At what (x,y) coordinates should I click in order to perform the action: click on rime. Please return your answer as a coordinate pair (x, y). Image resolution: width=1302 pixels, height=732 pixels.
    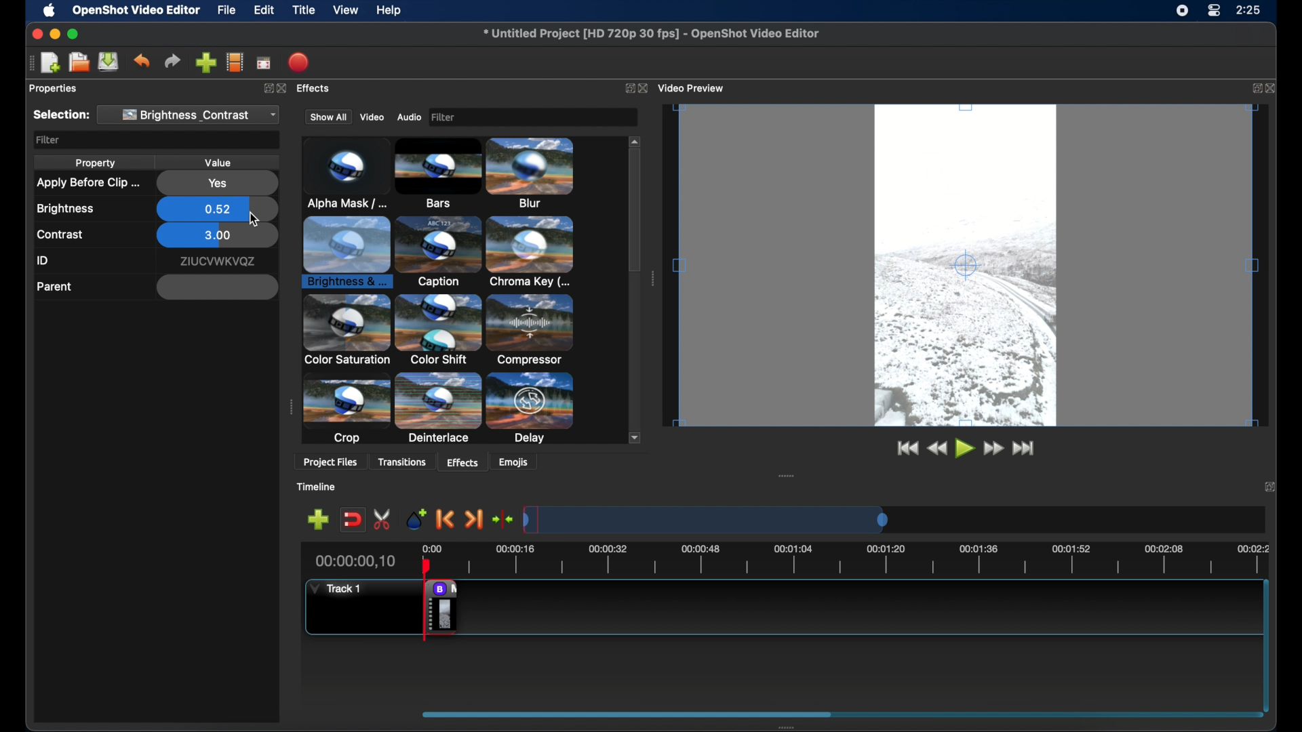
    Looking at the image, I should click on (1249, 12).